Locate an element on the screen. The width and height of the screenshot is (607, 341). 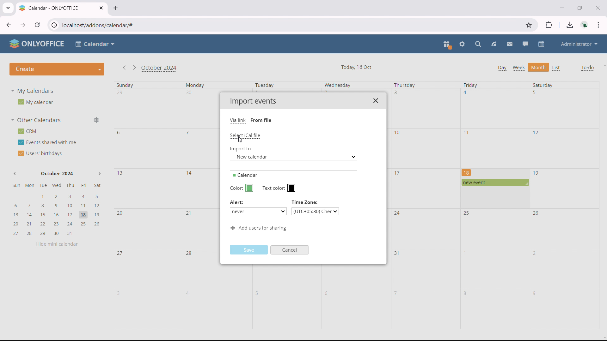
7 is located at coordinates (188, 133).